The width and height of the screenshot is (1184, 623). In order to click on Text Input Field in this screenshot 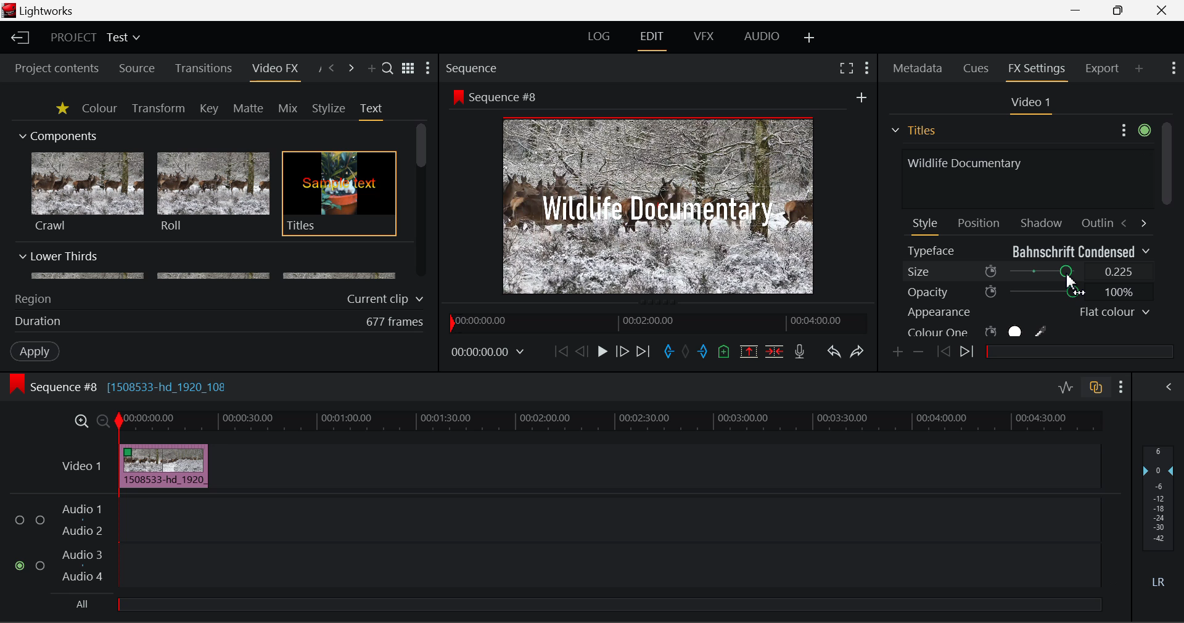, I will do `click(1024, 177)`.